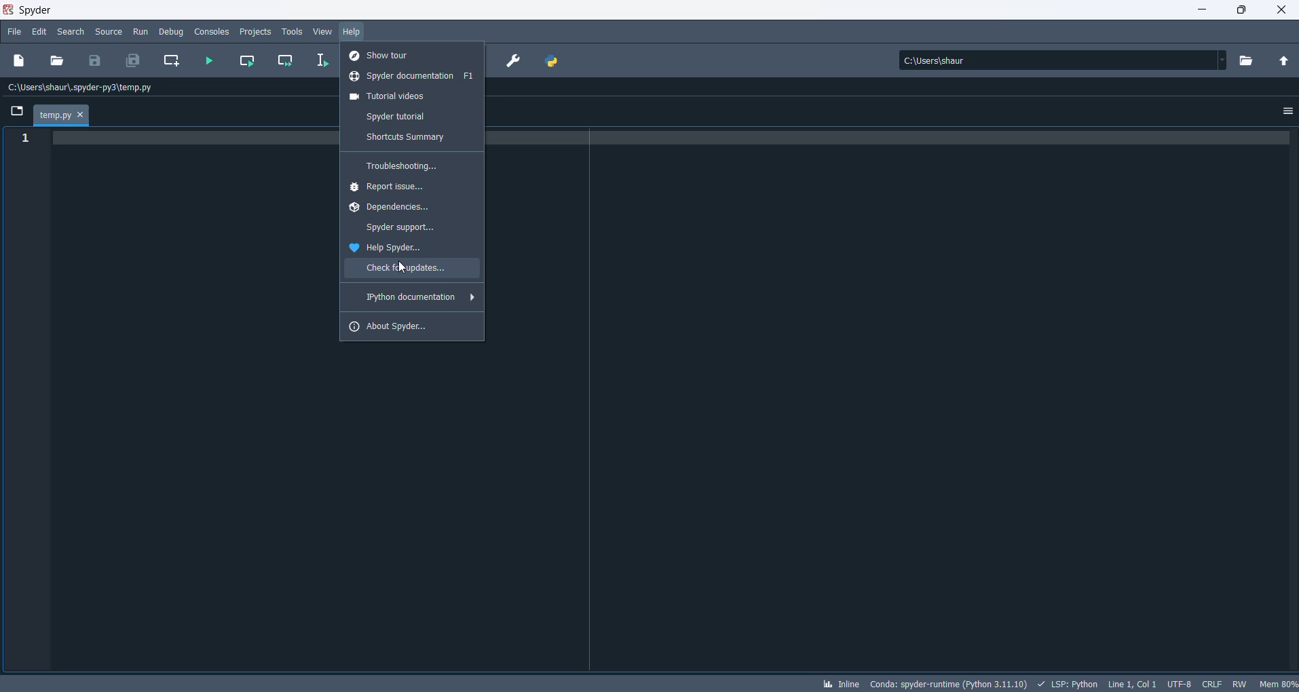 This screenshot has width=1299, height=692. What do you see at coordinates (410, 298) in the screenshot?
I see `python documentation` at bounding box center [410, 298].